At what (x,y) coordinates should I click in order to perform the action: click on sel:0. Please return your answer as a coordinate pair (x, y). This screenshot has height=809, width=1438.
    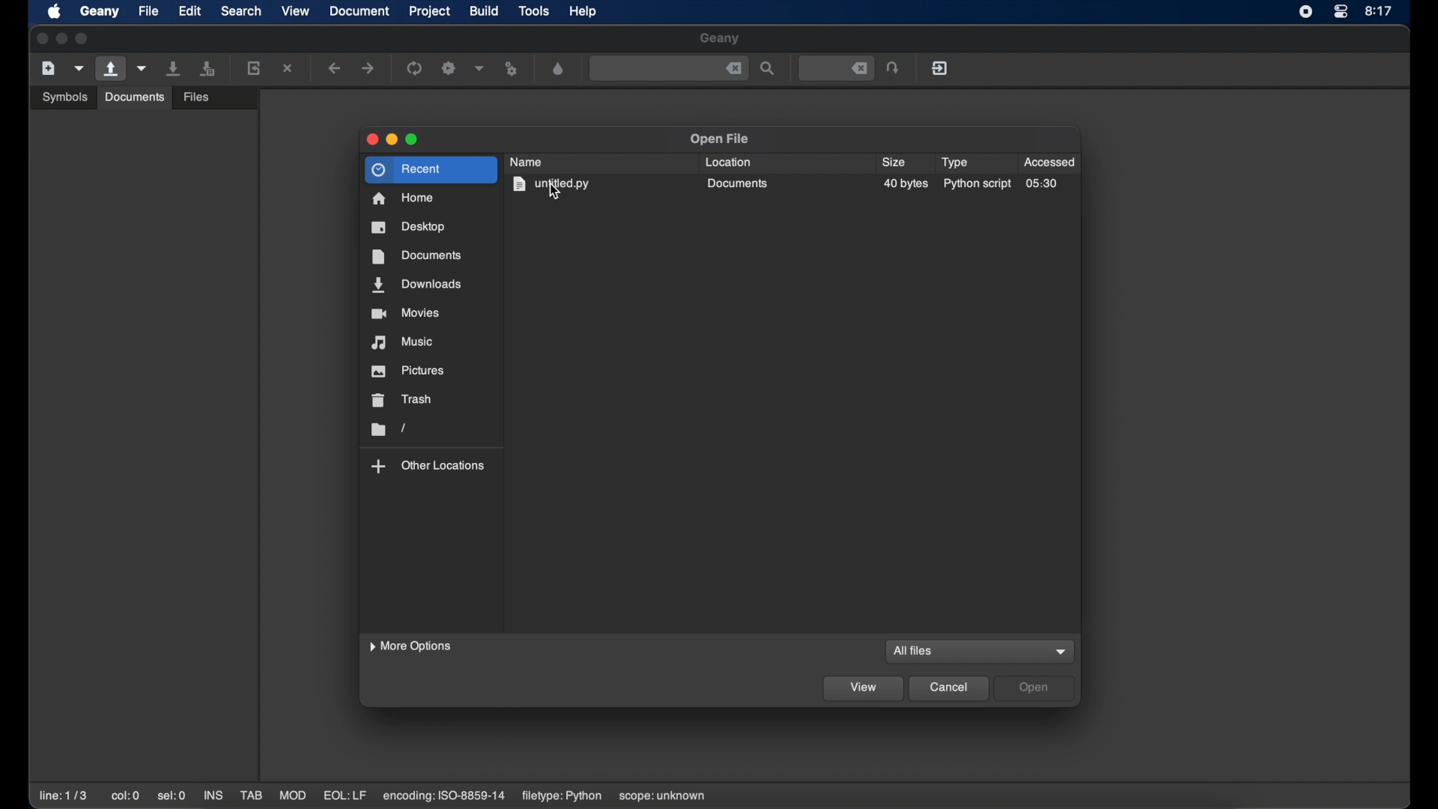
    Looking at the image, I should click on (172, 797).